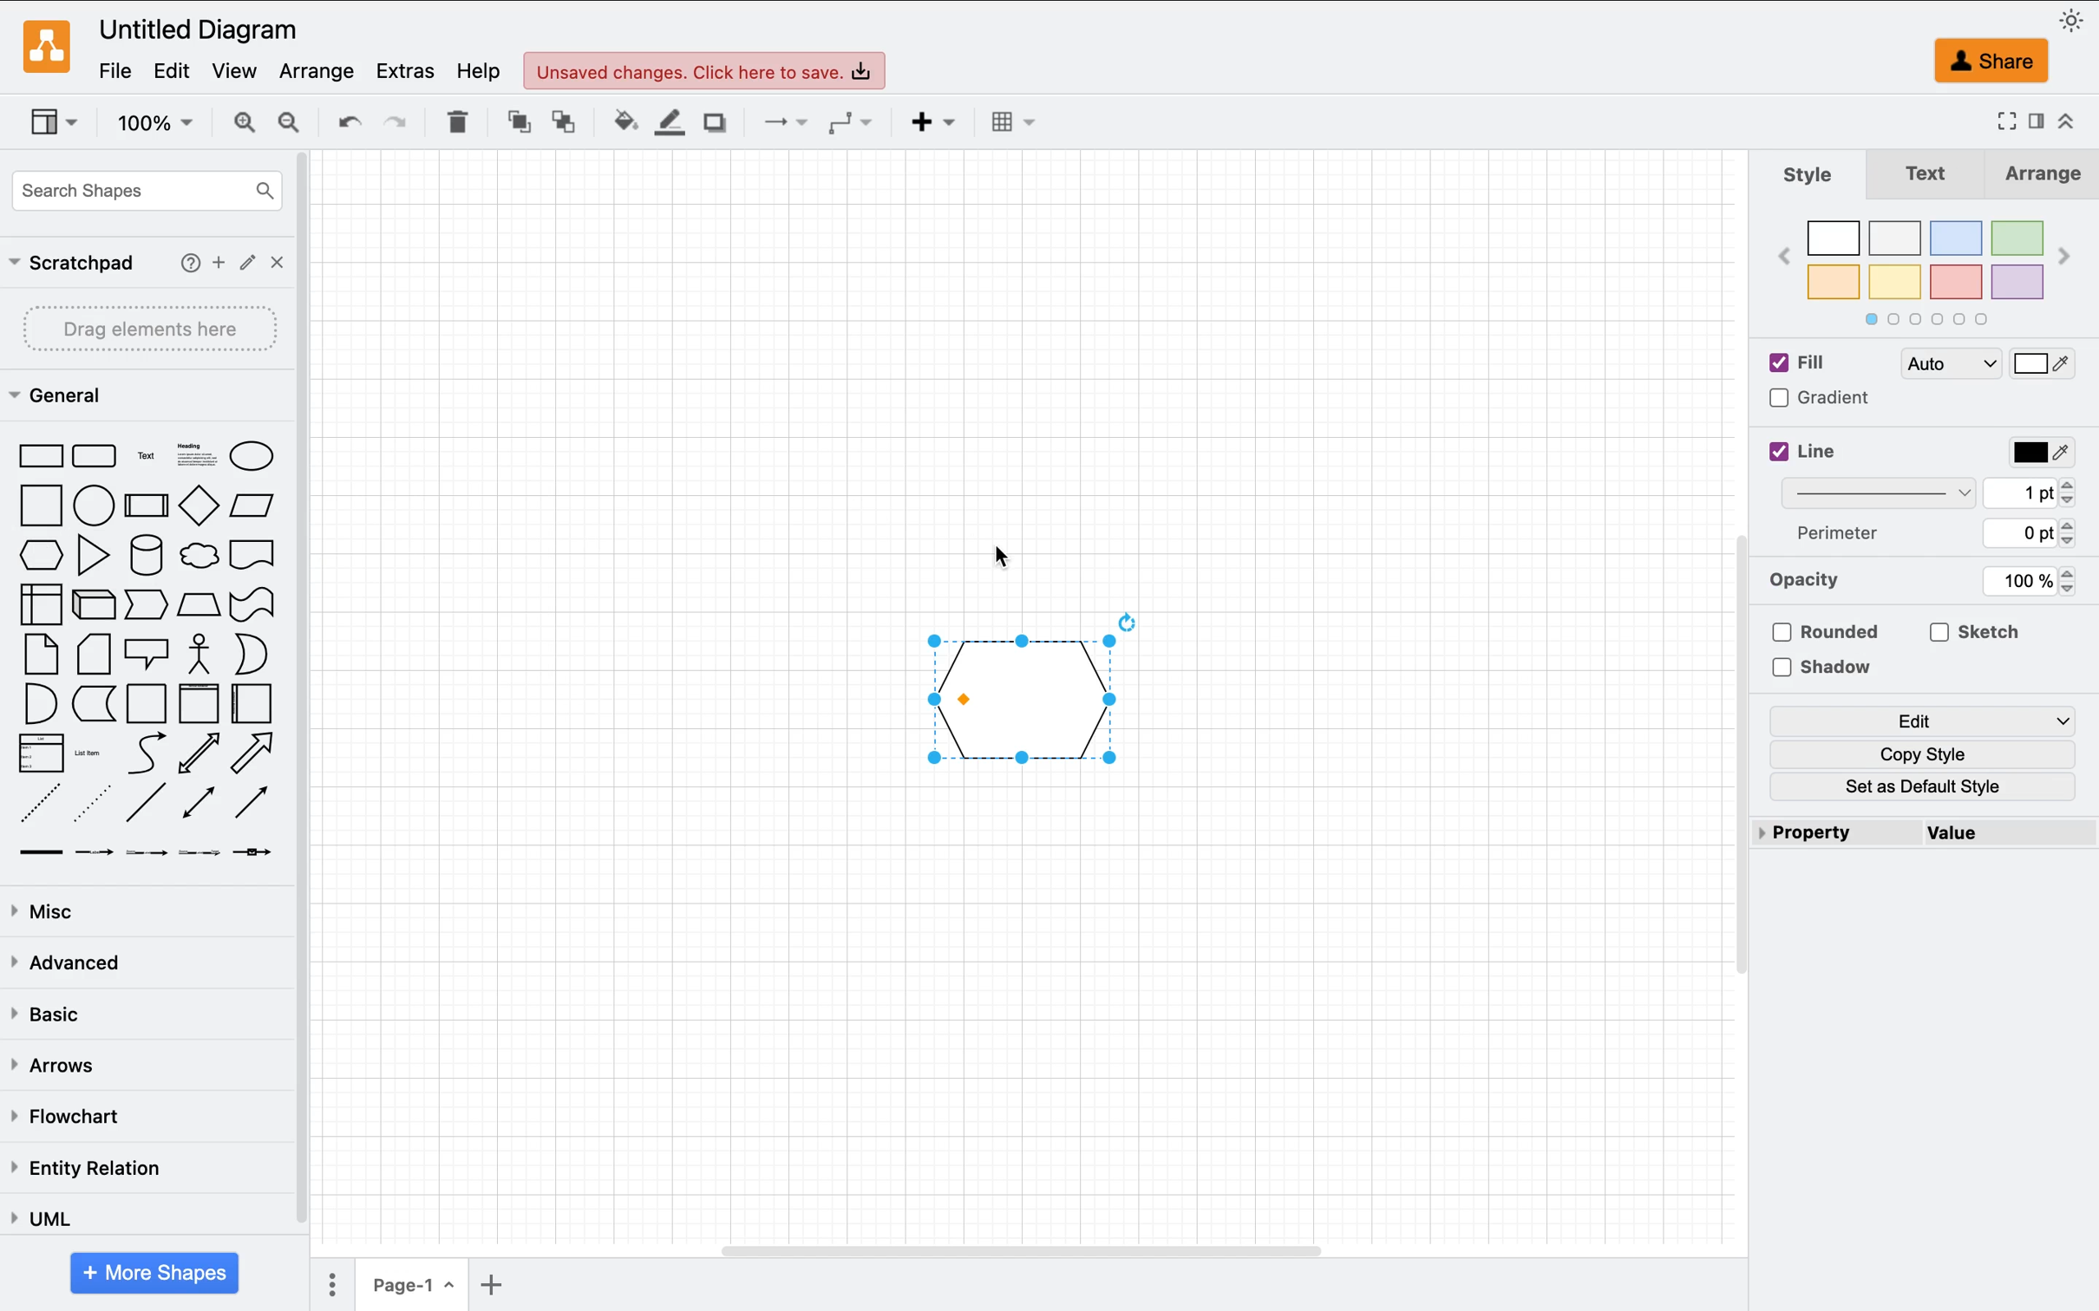  What do you see at coordinates (47, 47) in the screenshot?
I see `application logo` at bounding box center [47, 47].